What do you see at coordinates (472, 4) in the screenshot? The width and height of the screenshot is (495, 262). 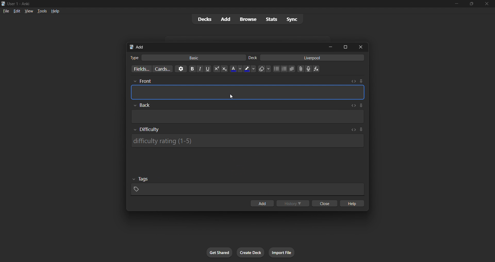 I see `maximize/restore` at bounding box center [472, 4].